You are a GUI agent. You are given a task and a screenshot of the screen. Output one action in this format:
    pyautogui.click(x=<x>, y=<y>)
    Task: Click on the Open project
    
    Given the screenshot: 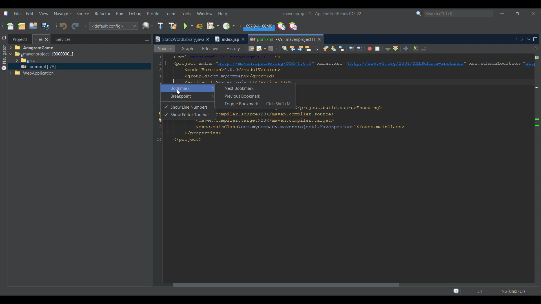 What is the action you would take?
    pyautogui.click(x=33, y=26)
    